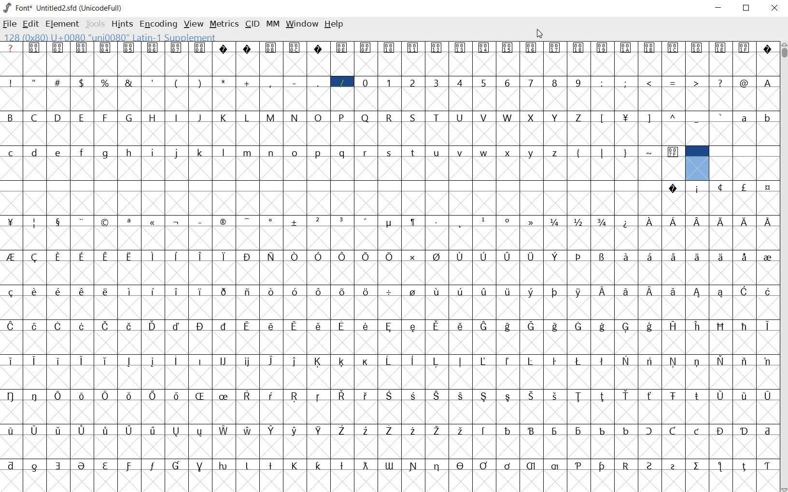 This screenshot has width=788, height=492. Describe the element at coordinates (673, 291) in the screenshot. I see `Symbol` at that location.